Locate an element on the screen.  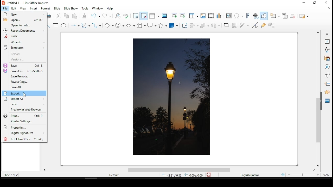
reload is located at coordinates (23, 54).